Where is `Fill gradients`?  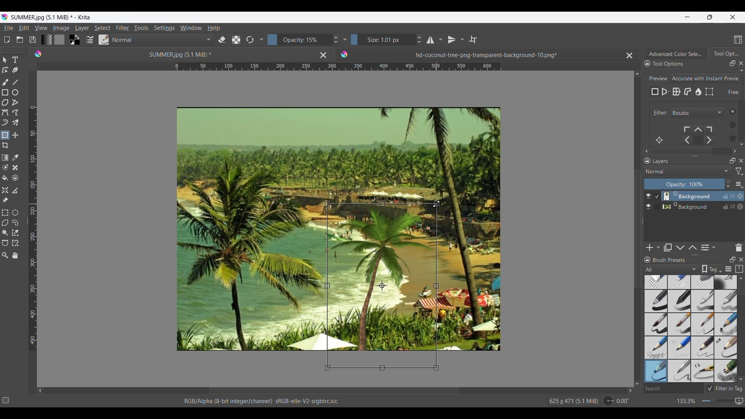 Fill gradients is located at coordinates (46, 39).